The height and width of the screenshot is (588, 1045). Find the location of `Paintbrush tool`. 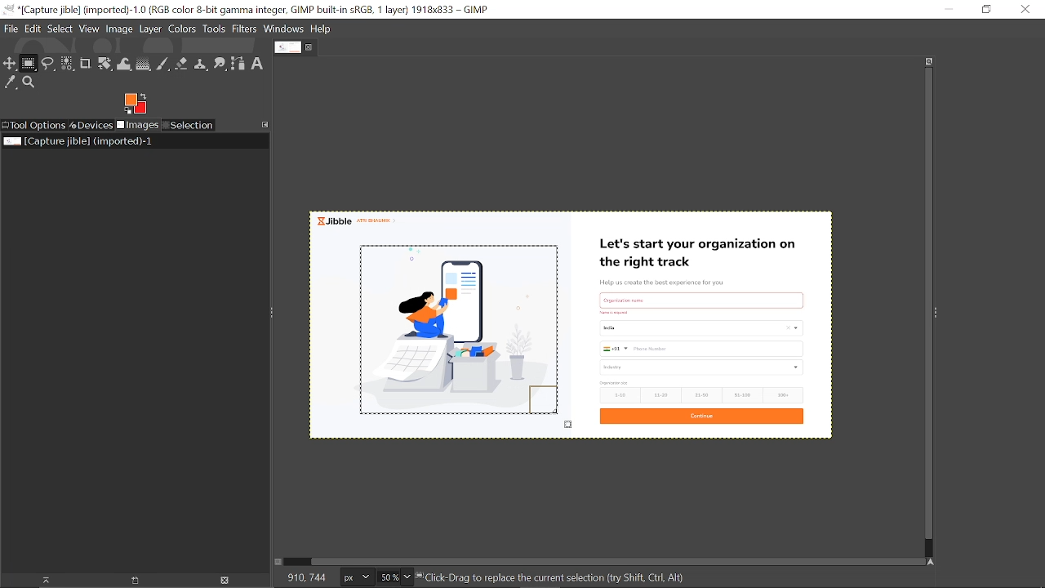

Paintbrush tool is located at coordinates (163, 64).